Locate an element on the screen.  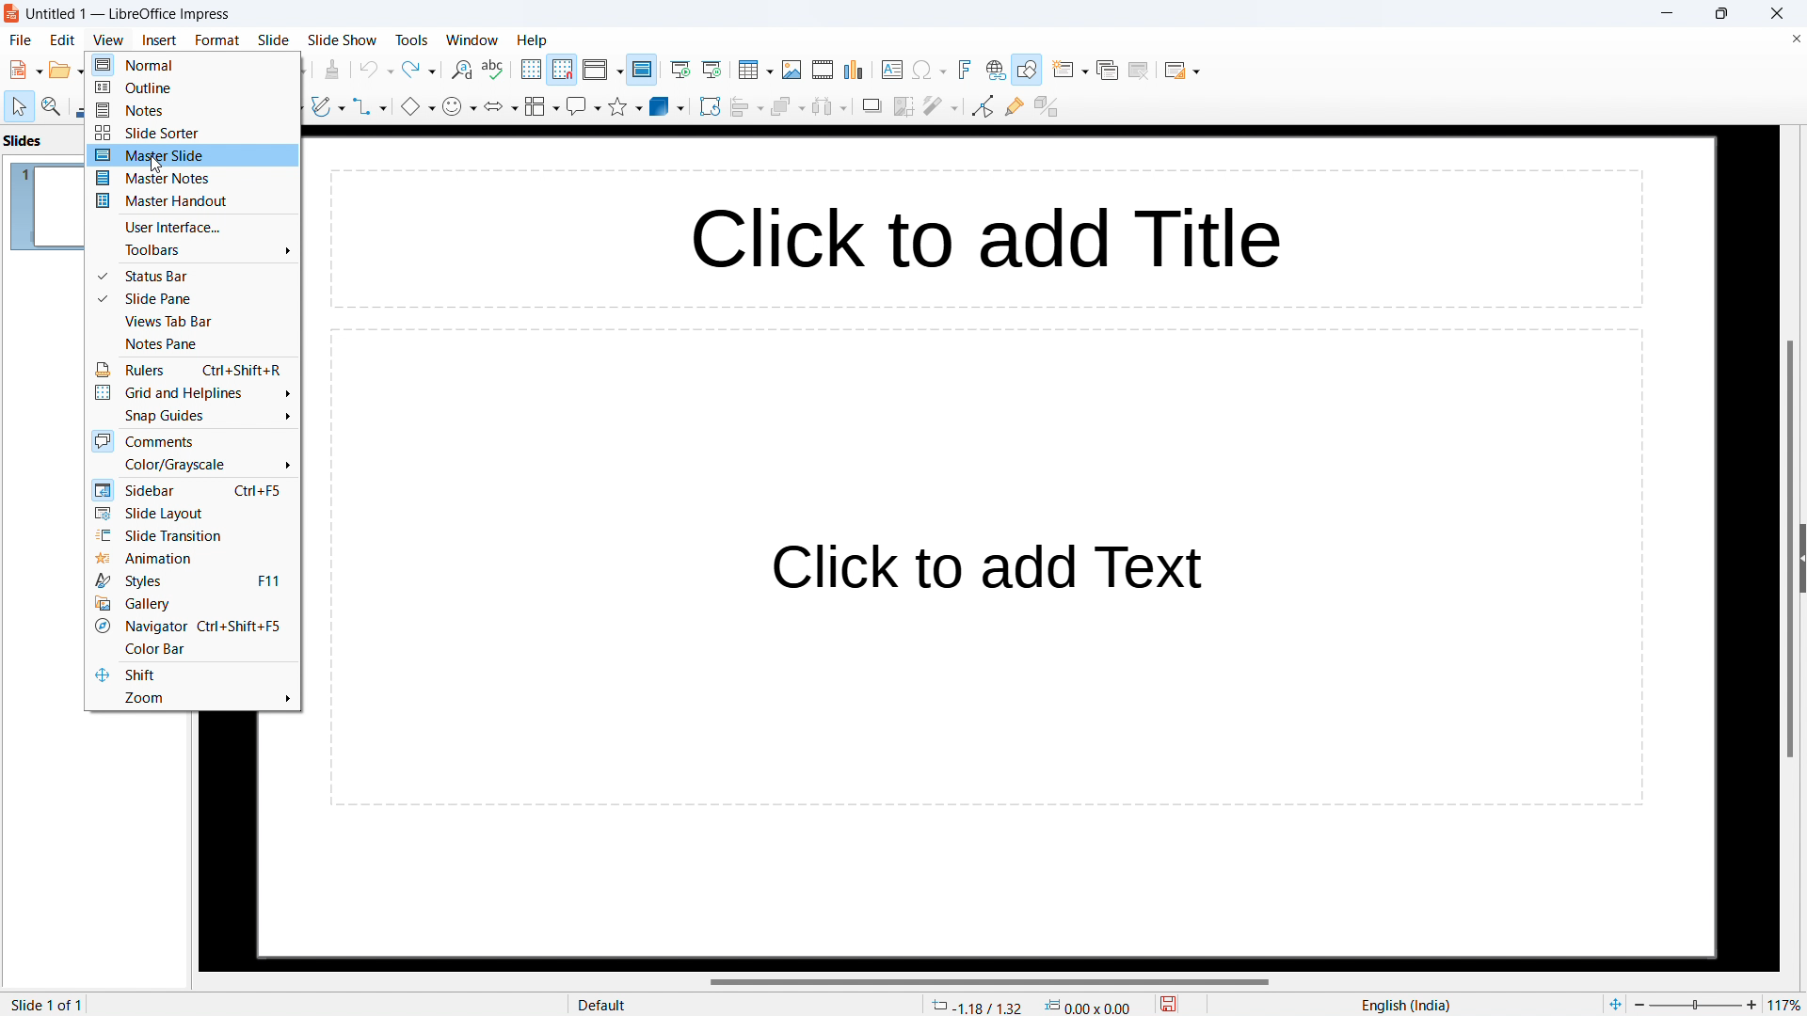
select at least three objects to distribute is located at coordinates (830, 107).